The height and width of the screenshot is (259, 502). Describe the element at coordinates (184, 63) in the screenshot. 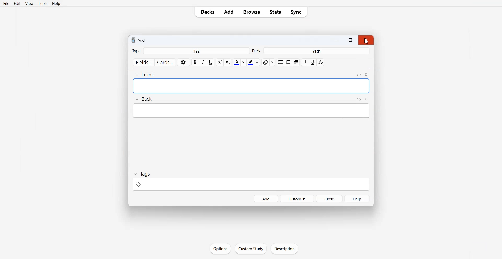

I see `Settings` at that location.